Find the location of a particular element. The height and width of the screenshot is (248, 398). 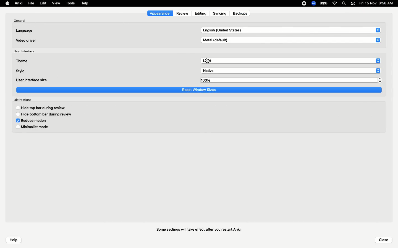

General is located at coordinates (21, 20).